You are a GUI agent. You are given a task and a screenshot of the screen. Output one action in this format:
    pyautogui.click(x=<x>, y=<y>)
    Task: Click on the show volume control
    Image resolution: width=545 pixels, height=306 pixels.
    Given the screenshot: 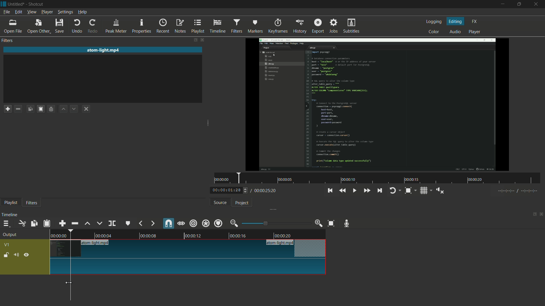 What is the action you would take?
    pyautogui.click(x=440, y=190)
    